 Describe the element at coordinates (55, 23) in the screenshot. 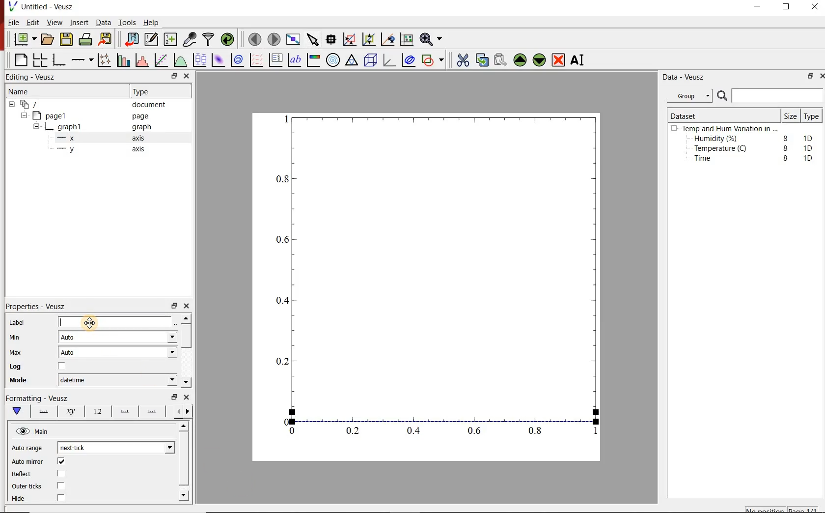

I see `View` at that location.